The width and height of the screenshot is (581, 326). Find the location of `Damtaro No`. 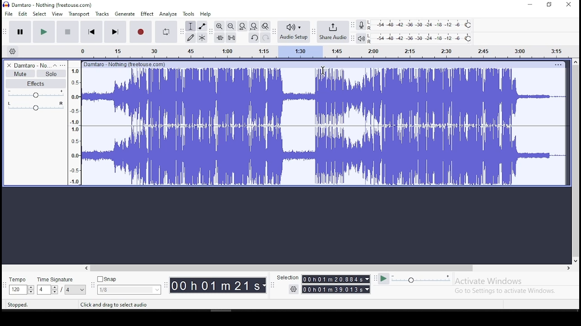

Damtaro No is located at coordinates (32, 65).